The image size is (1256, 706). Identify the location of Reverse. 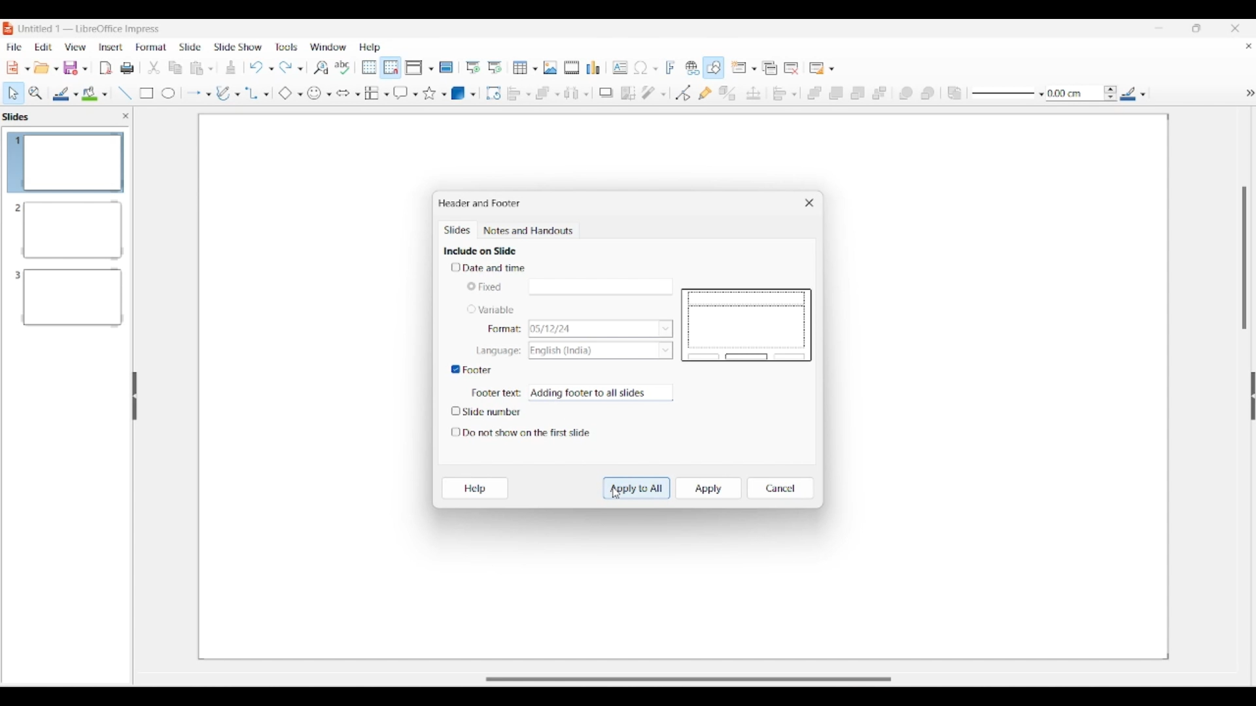
(955, 93).